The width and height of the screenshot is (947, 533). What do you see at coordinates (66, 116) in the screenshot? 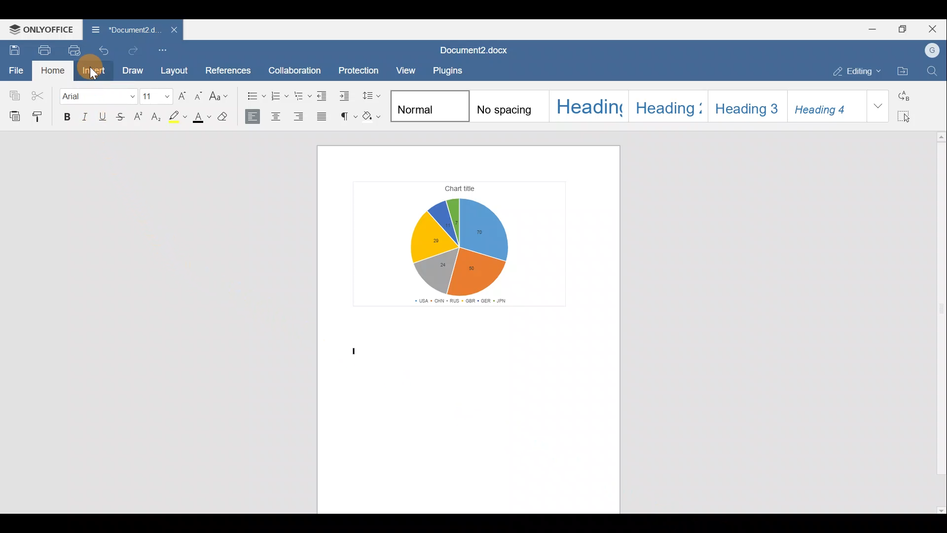
I see `Bold` at bounding box center [66, 116].